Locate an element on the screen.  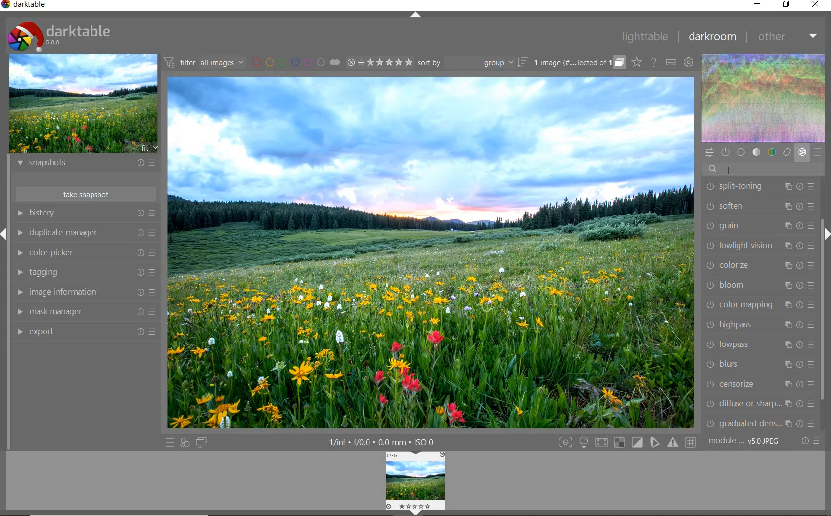
color is located at coordinates (771, 152).